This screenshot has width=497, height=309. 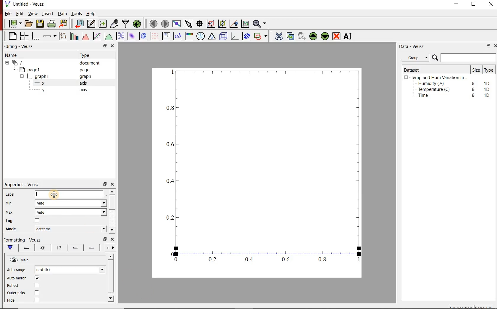 What do you see at coordinates (248, 37) in the screenshot?
I see `plot covariance ellipses` at bounding box center [248, 37].